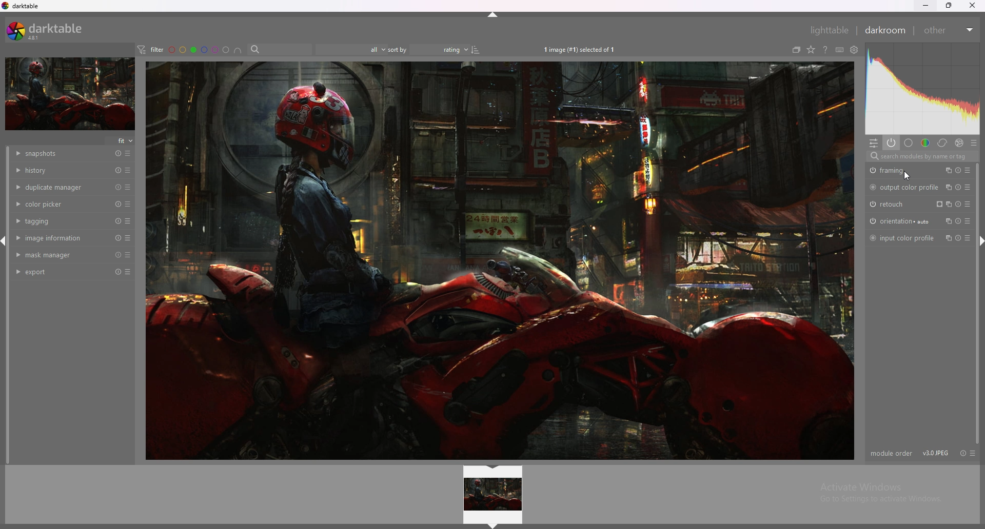 The height and width of the screenshot is (529, 985). I want to click on snapshots, so click(63, 154).